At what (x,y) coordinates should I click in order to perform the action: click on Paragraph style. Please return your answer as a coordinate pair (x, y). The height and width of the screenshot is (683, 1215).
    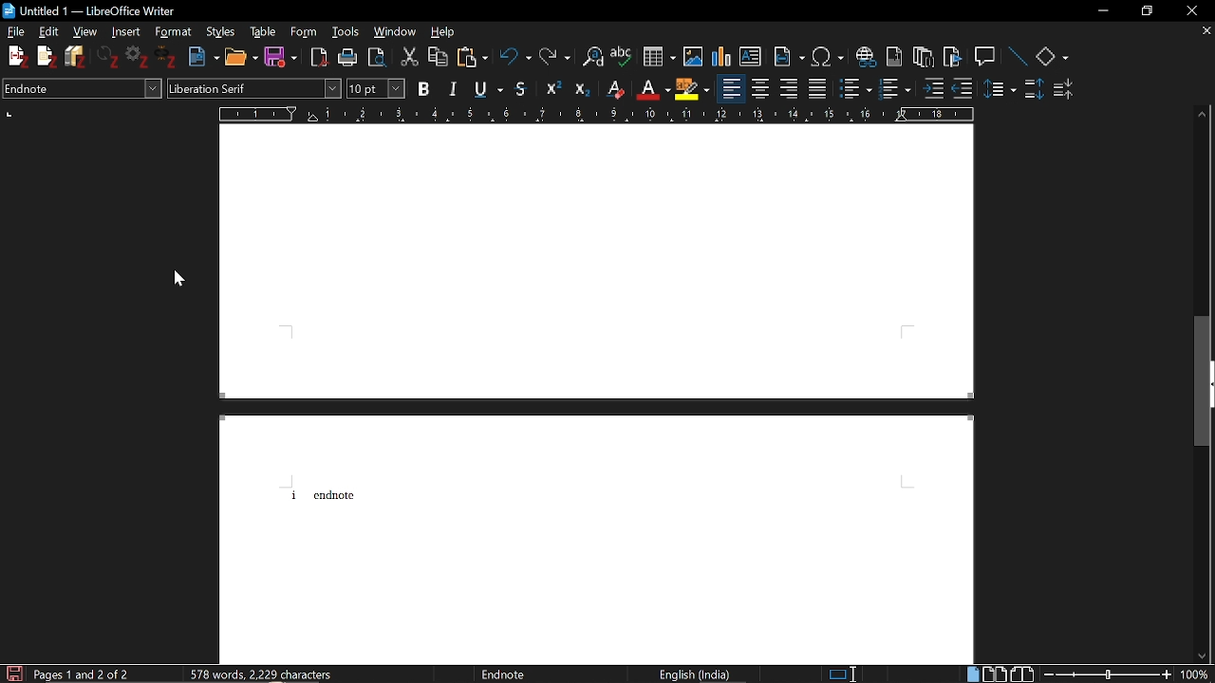
    Looking at the image, I should click on (82, 89).